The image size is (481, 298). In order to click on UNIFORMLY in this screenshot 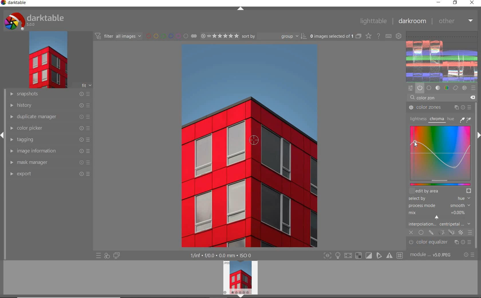, I will do `click(421, 233)`.